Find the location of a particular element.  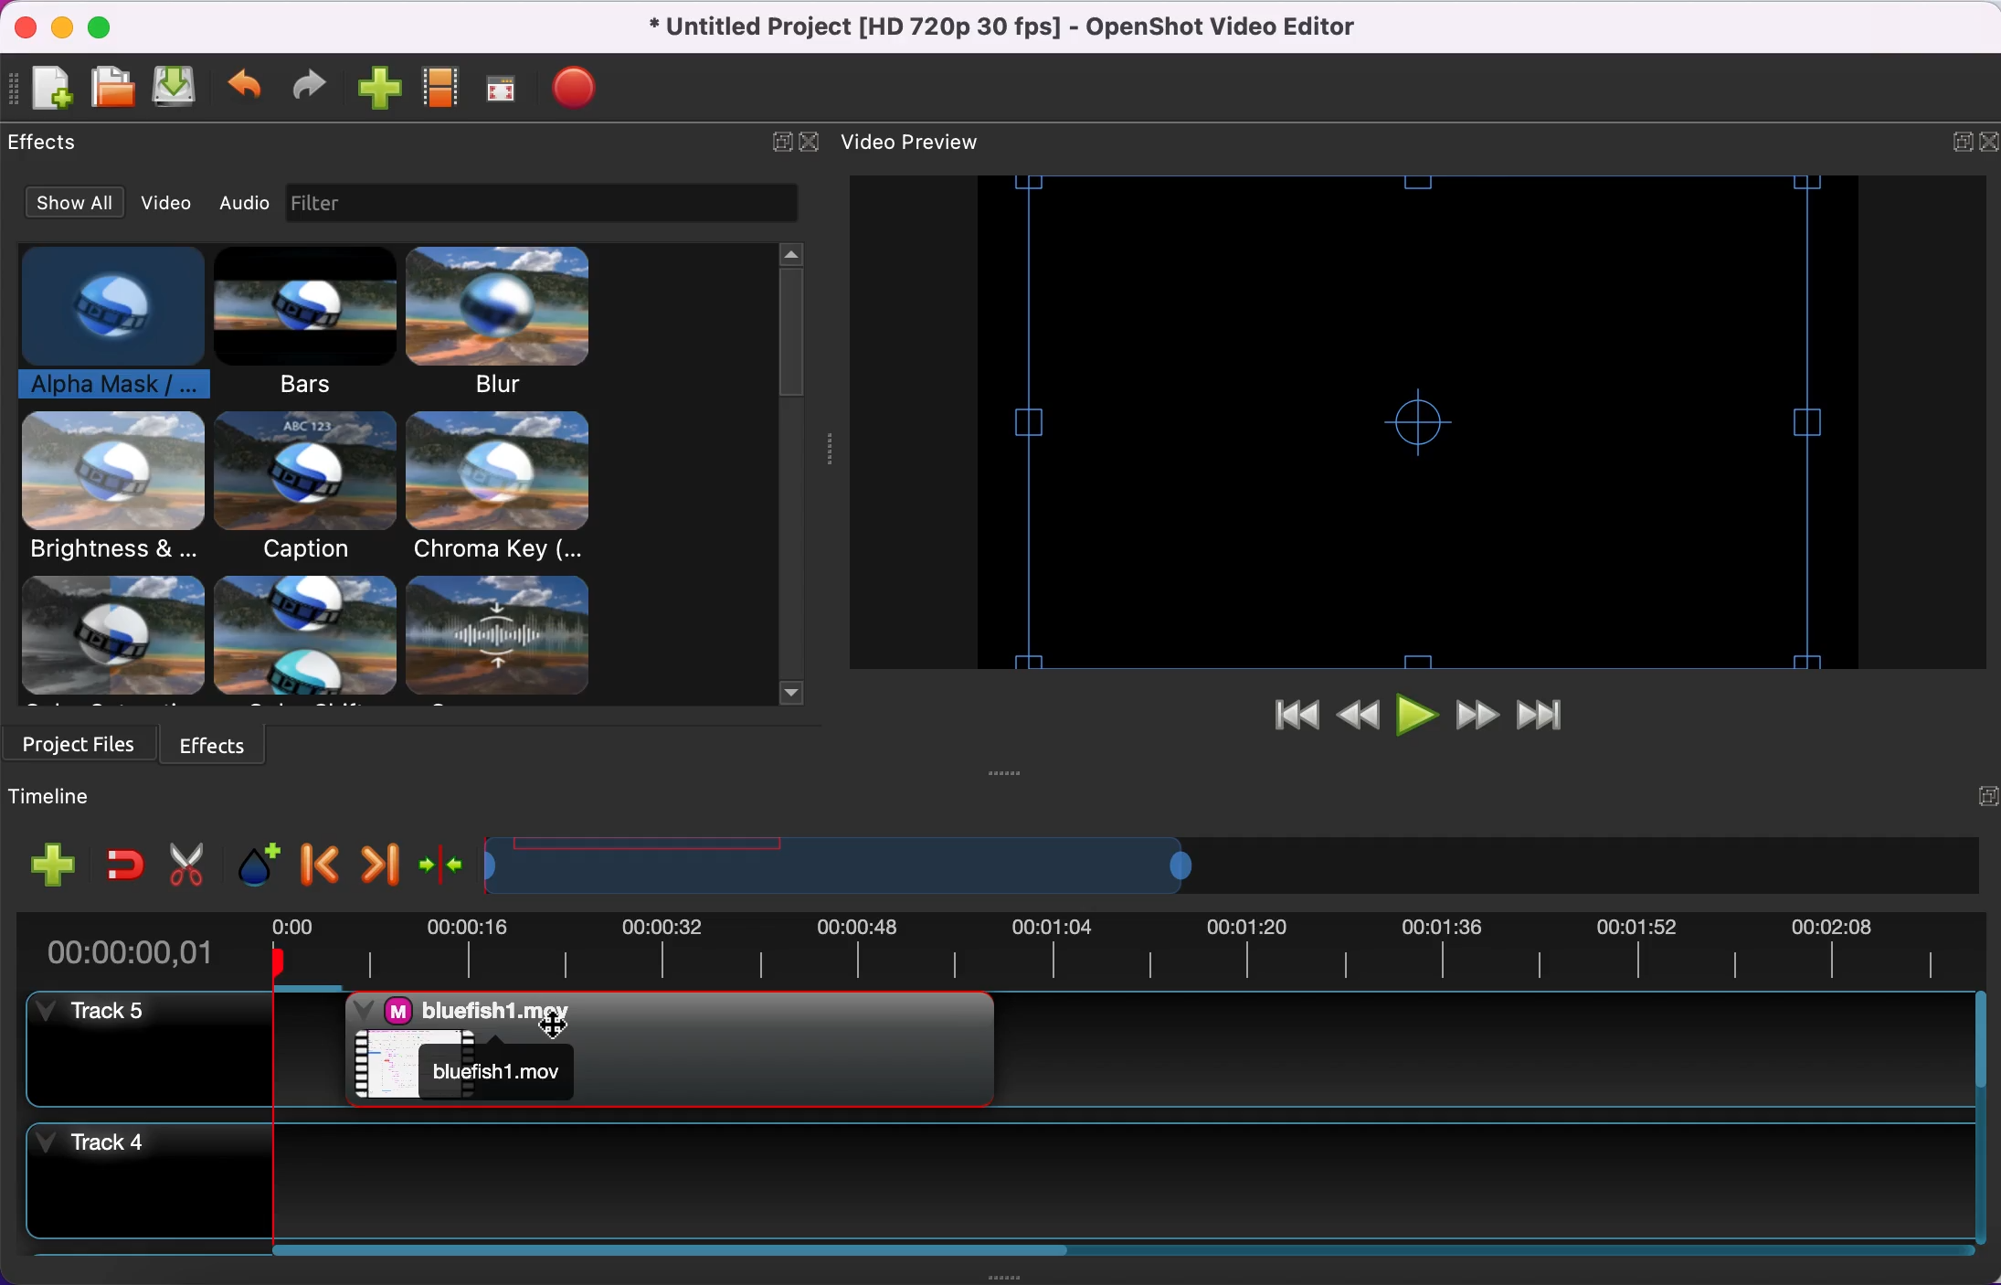

close is located at coordinates (21, 27).